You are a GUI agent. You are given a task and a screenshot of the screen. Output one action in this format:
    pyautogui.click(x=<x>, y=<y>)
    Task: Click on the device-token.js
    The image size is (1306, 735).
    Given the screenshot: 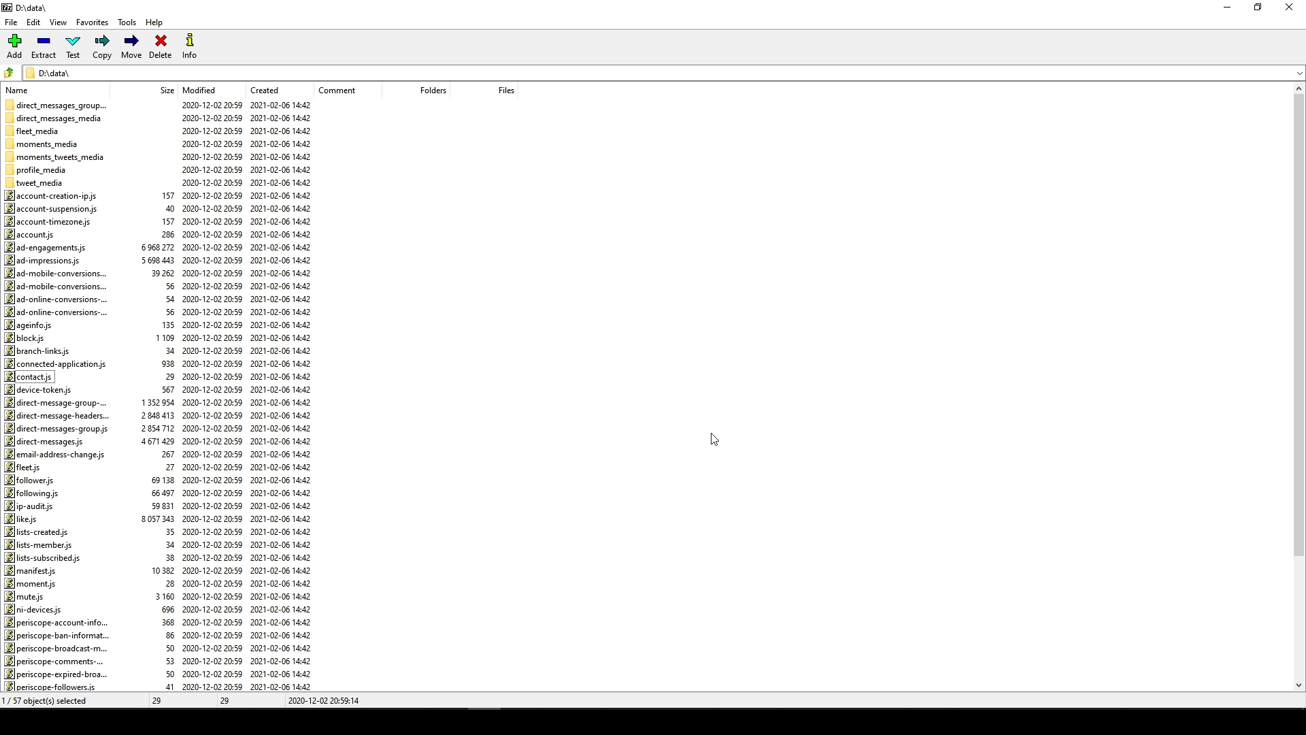 What is the action you would take?
    pyautogui.click(x=41, y=389)
    